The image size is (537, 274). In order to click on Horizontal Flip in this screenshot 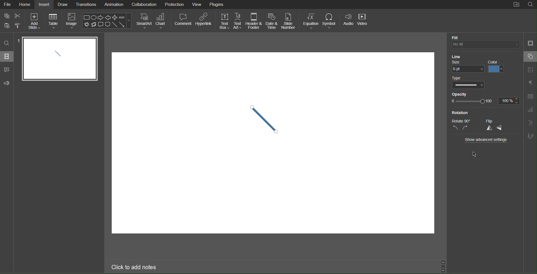, I will do `click(501, 129)`.